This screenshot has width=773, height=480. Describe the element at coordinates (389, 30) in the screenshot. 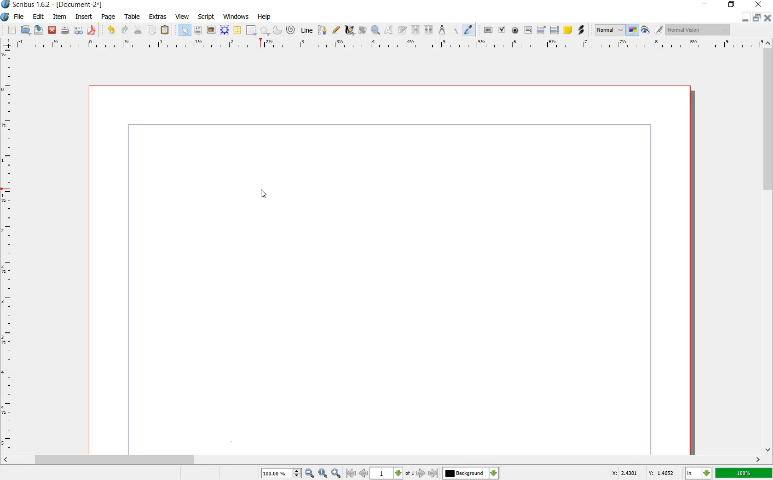

I see `EDIT CONTENTS OF FRAME` at that location.